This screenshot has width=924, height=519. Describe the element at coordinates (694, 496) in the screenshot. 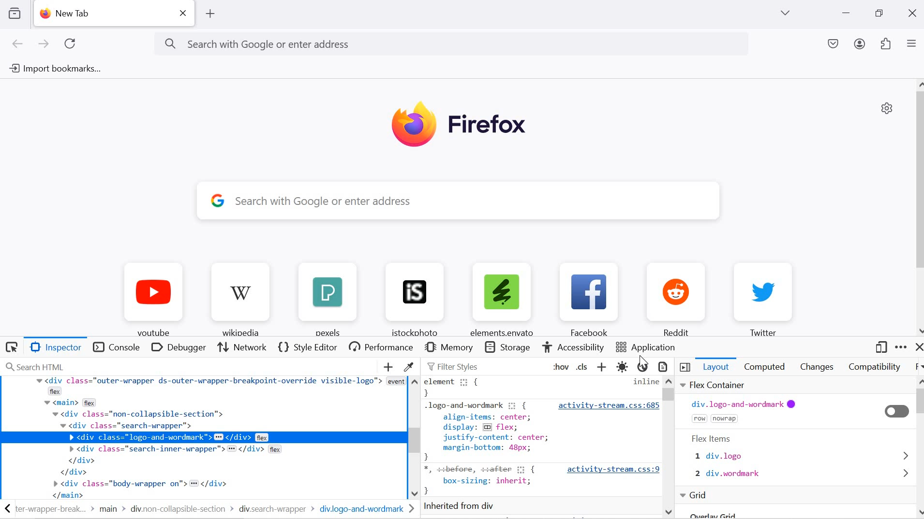

I see ` Grid` at that location.